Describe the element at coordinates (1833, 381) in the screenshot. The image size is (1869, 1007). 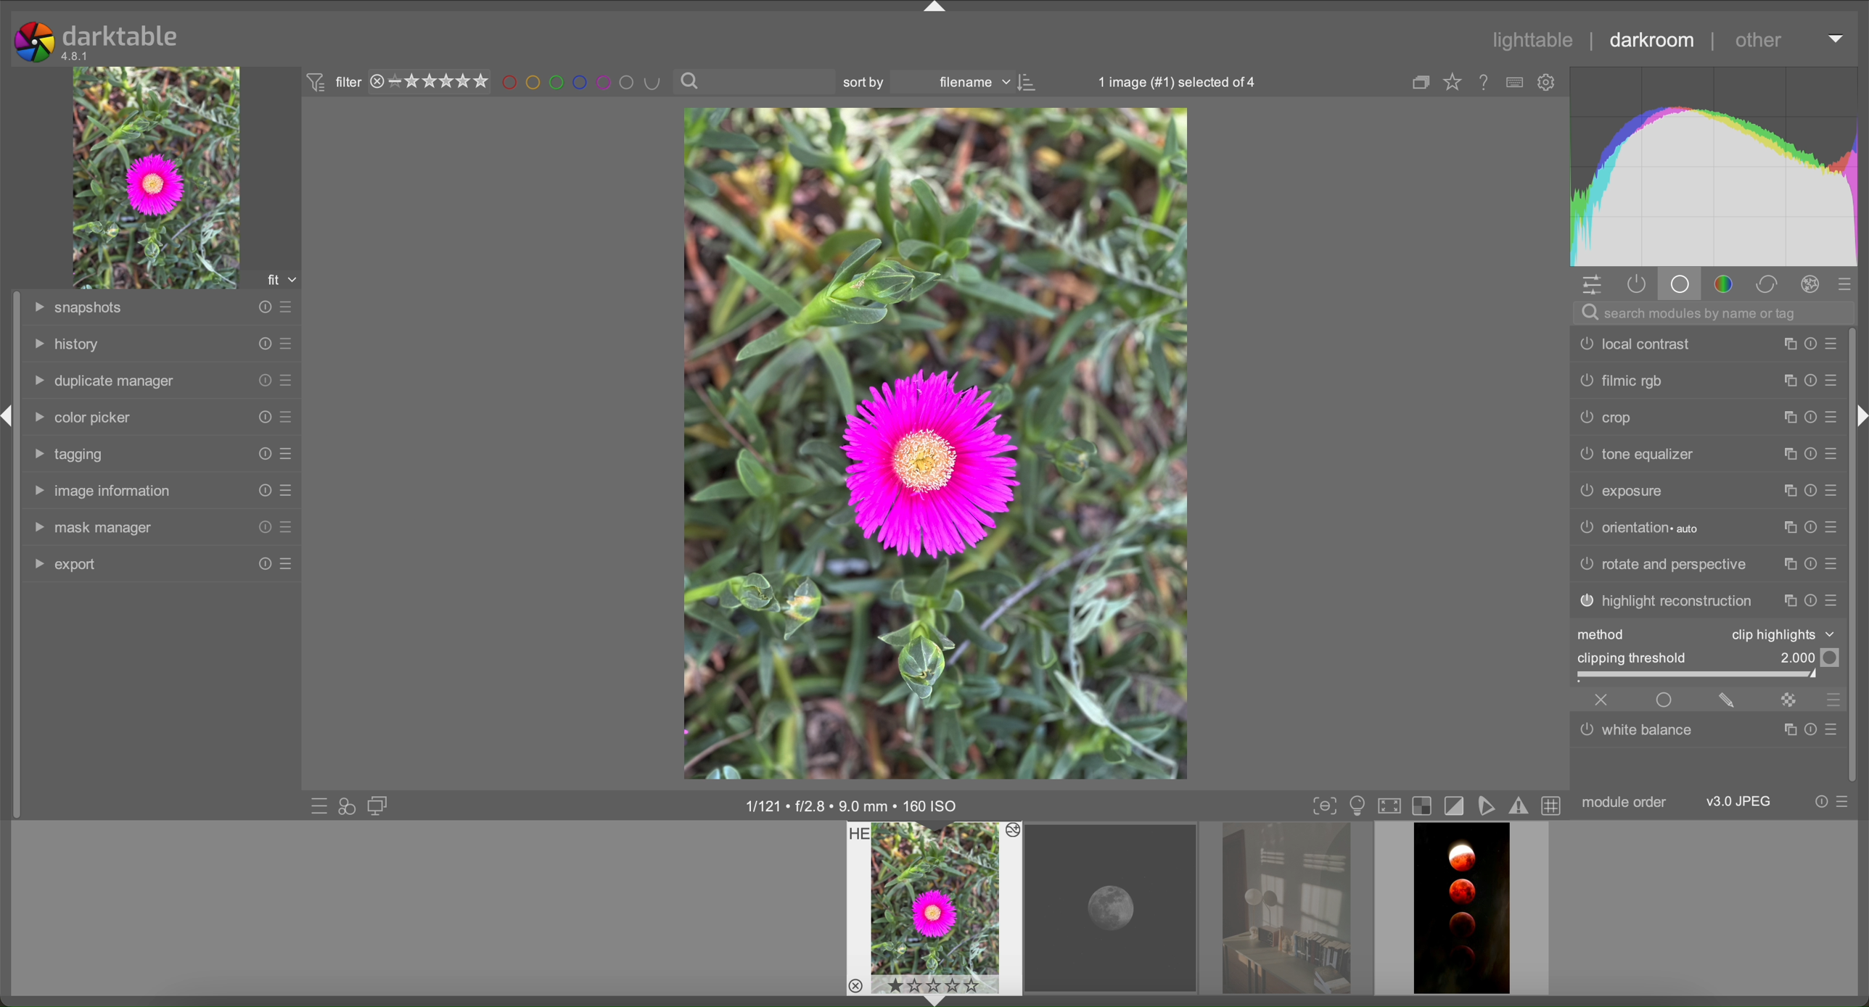
I see `presets` at that location.